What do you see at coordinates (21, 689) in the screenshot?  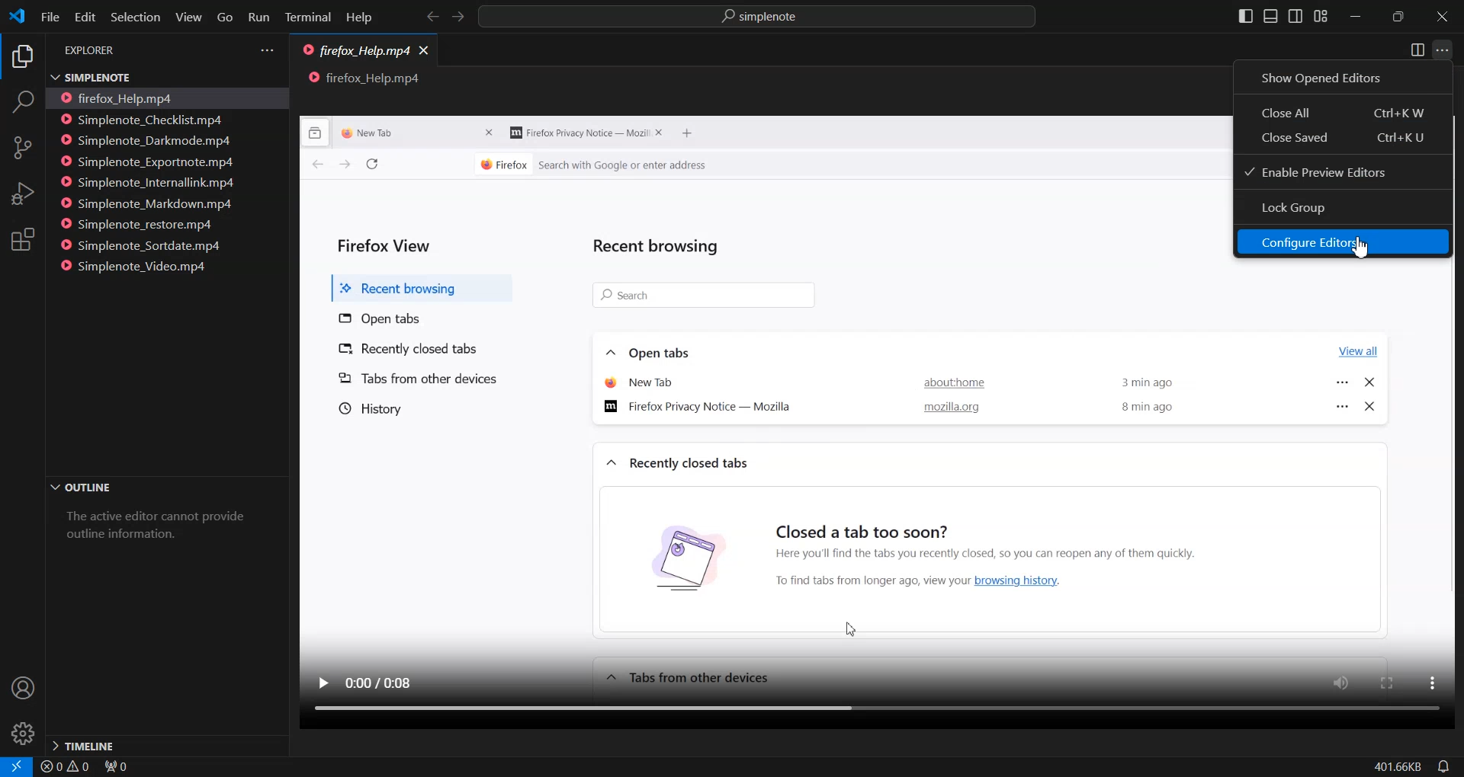 I see `Account` at bounding box center [21, 689].